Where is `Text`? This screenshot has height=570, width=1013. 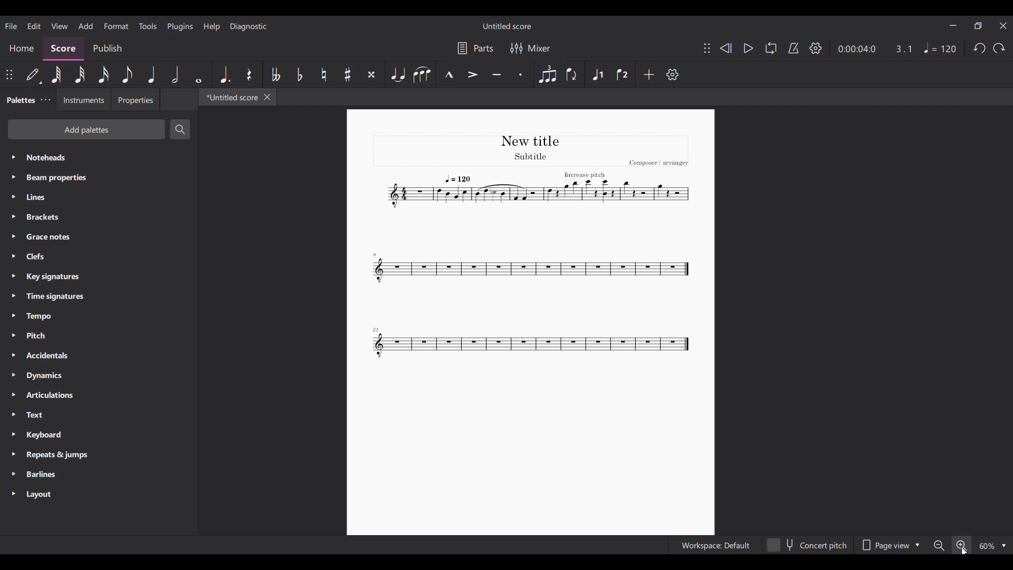 Text is located at coordinates (99, 415).